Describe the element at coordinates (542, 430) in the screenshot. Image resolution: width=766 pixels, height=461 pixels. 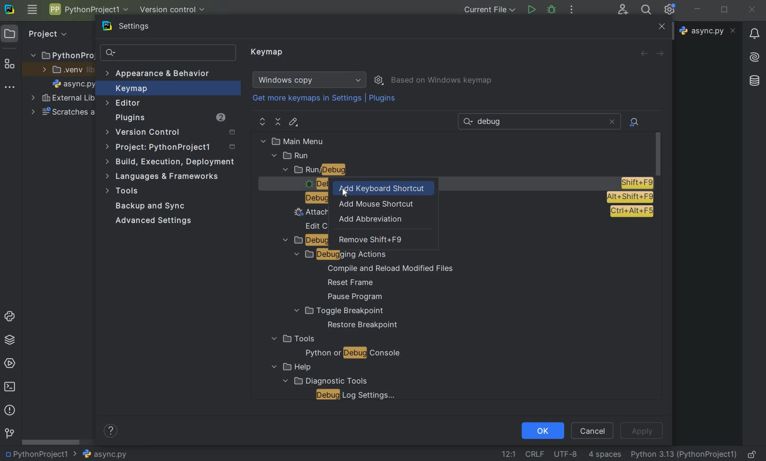
I see `ok` at that location.